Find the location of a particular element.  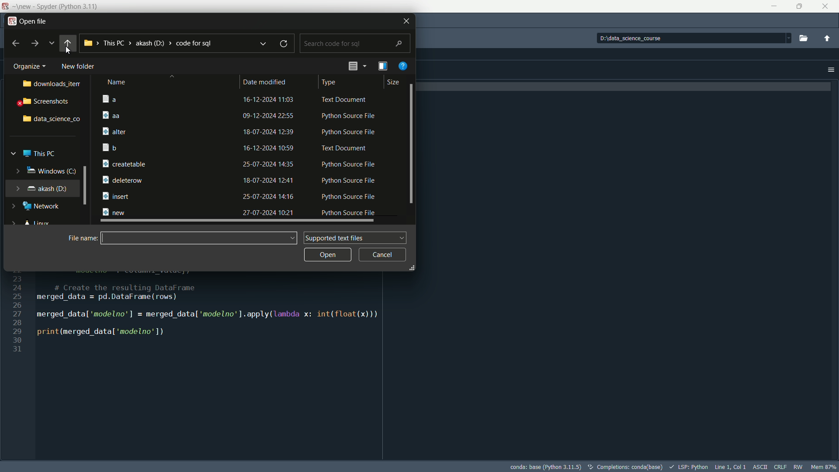

open file is located at coordinates (28, 21).